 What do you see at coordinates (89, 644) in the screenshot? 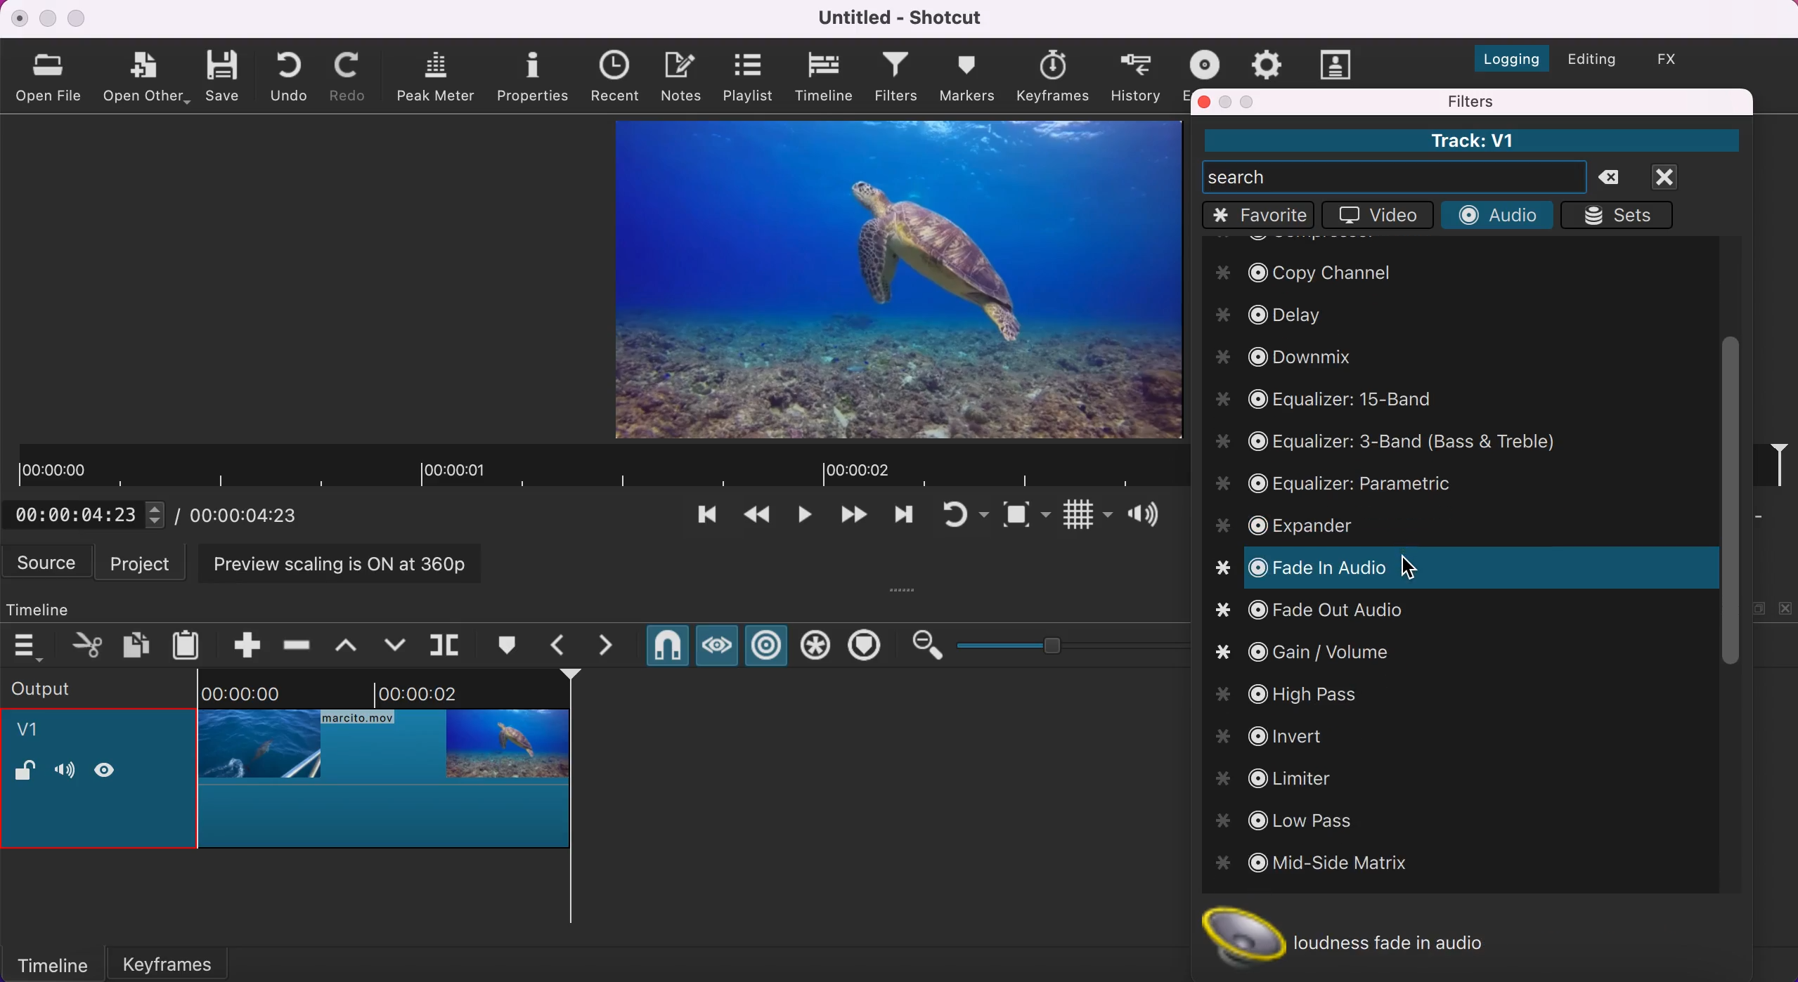
I see `cut` at bounding box center [89, 644].